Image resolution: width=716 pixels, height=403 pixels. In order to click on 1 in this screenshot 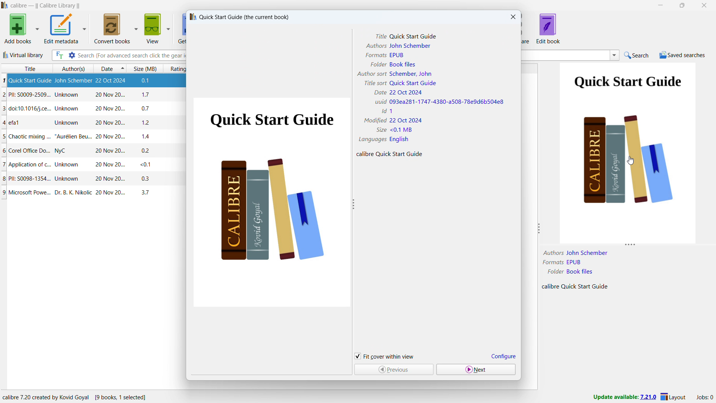, I will do `click(391, 111)`.